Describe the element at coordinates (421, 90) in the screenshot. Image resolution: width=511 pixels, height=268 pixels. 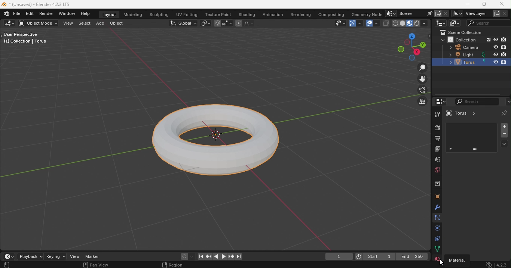
I see `Toggle the camera view` at that location.